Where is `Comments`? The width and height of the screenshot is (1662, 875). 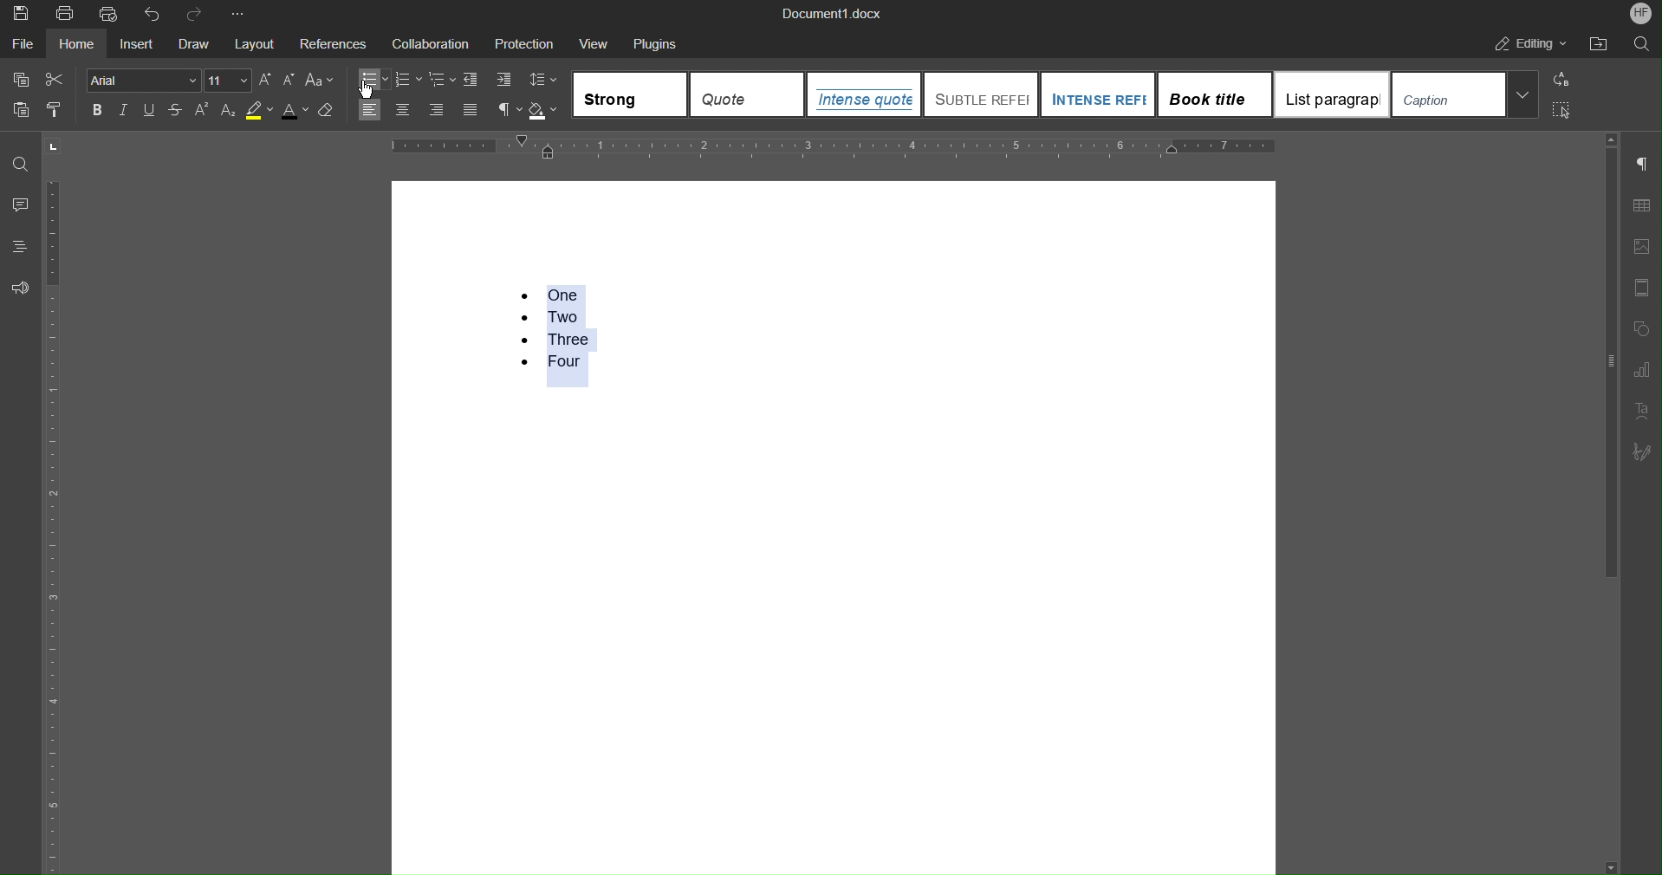 Comments is located at coordinates (21, 204).